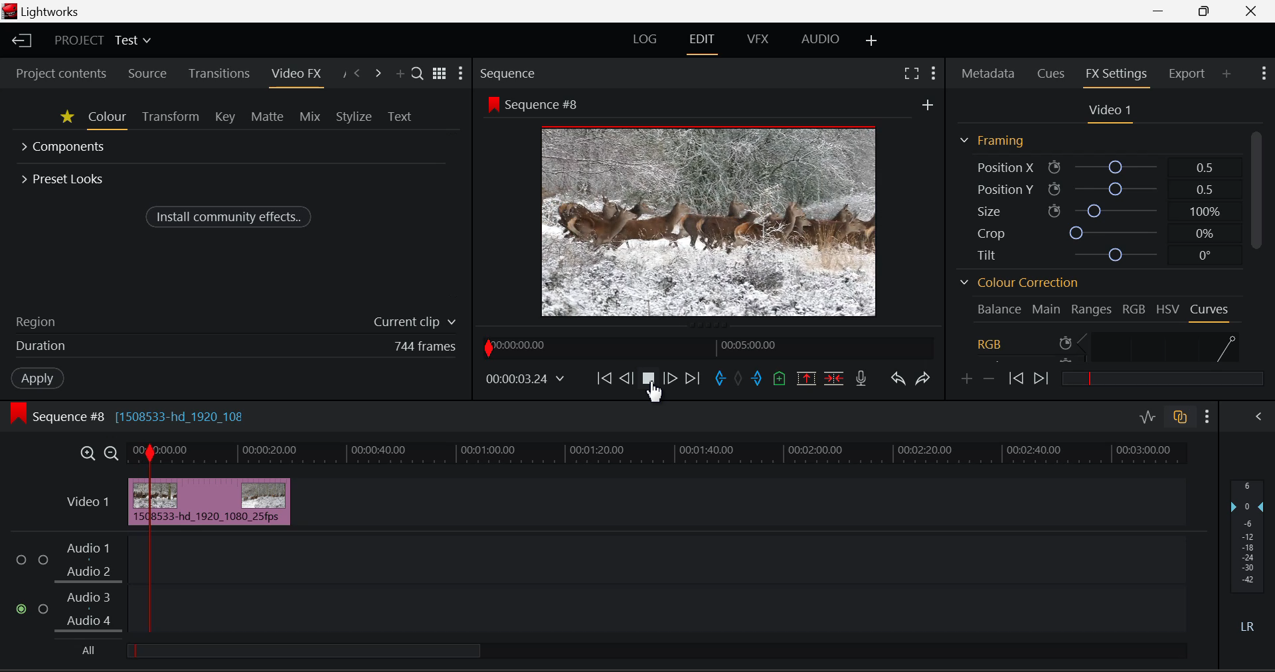  Describe the element at coordinates (357, 72) in the screenshot. I see `Previous Panel` at that location.